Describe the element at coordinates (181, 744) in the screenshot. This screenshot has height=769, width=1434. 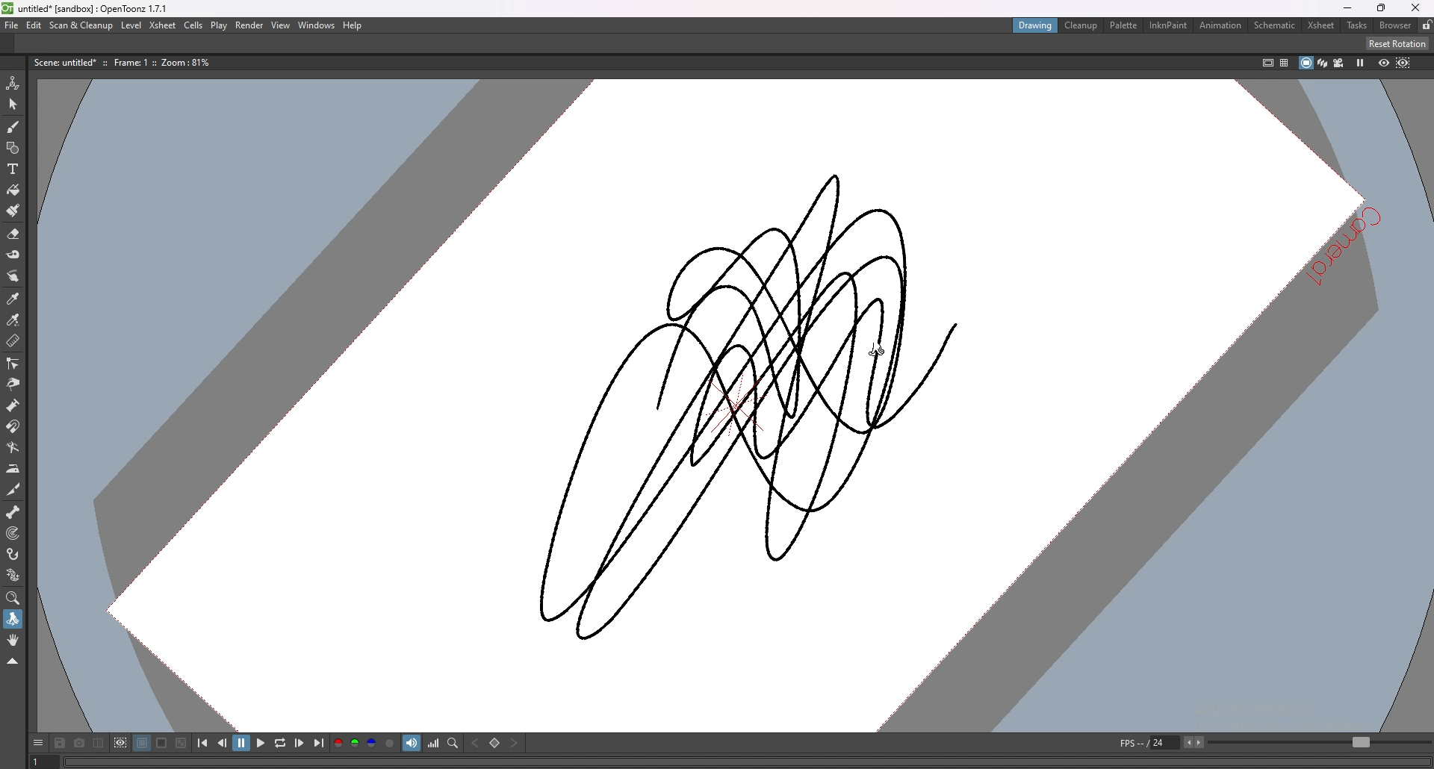
I see `checkered background` at that location.